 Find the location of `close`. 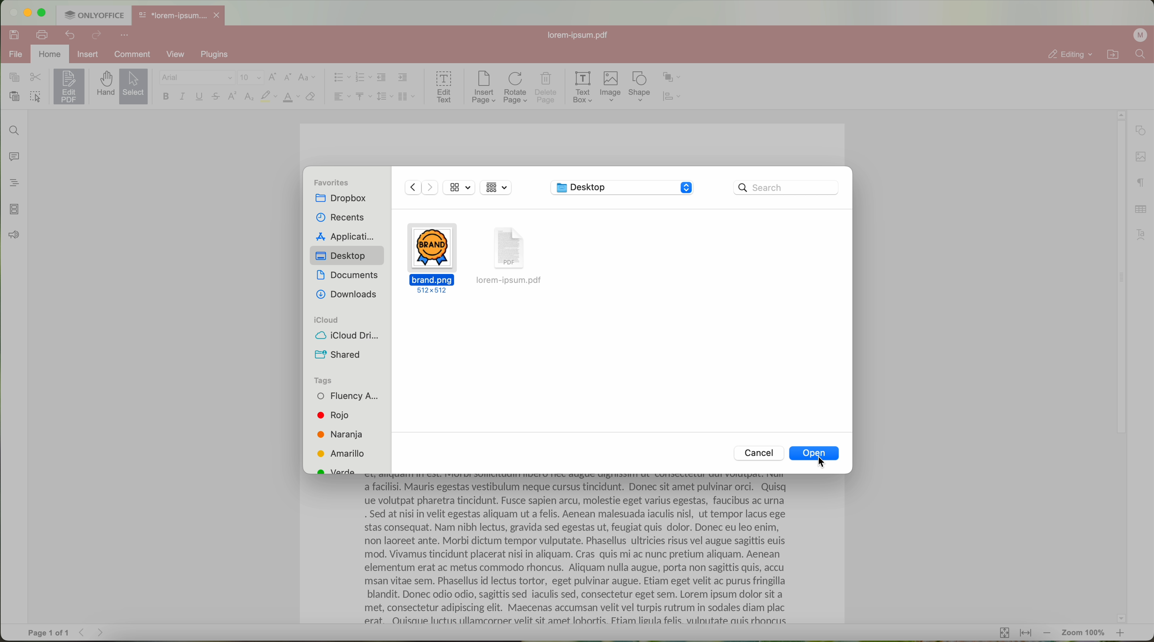

close is located at coordinates (219, 15).